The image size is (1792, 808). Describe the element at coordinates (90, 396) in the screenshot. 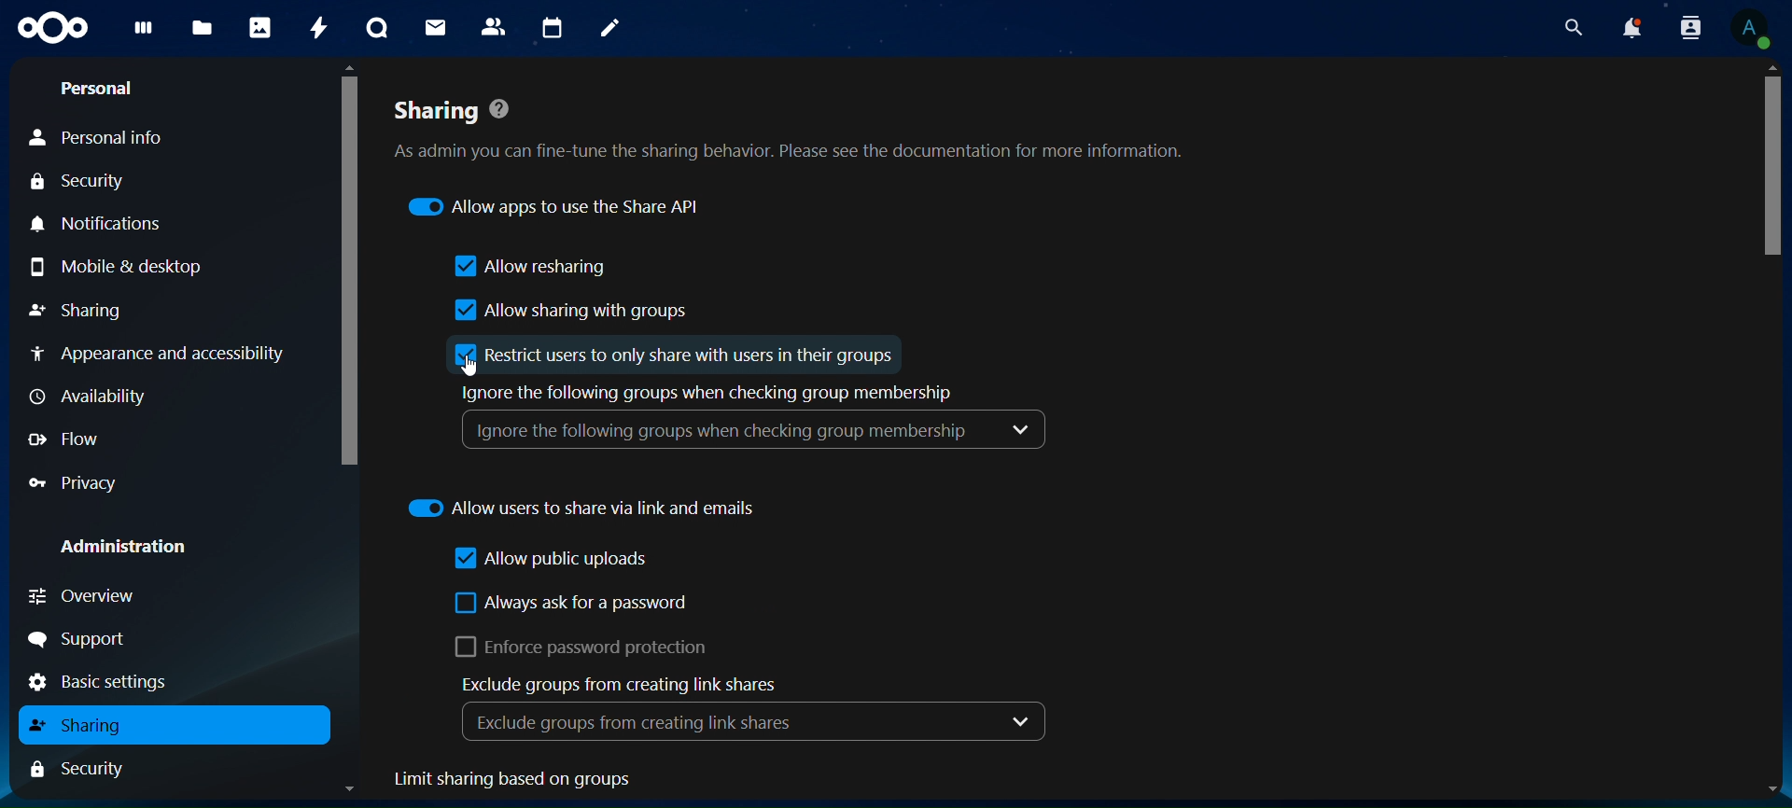

I see `availiability` at that location.